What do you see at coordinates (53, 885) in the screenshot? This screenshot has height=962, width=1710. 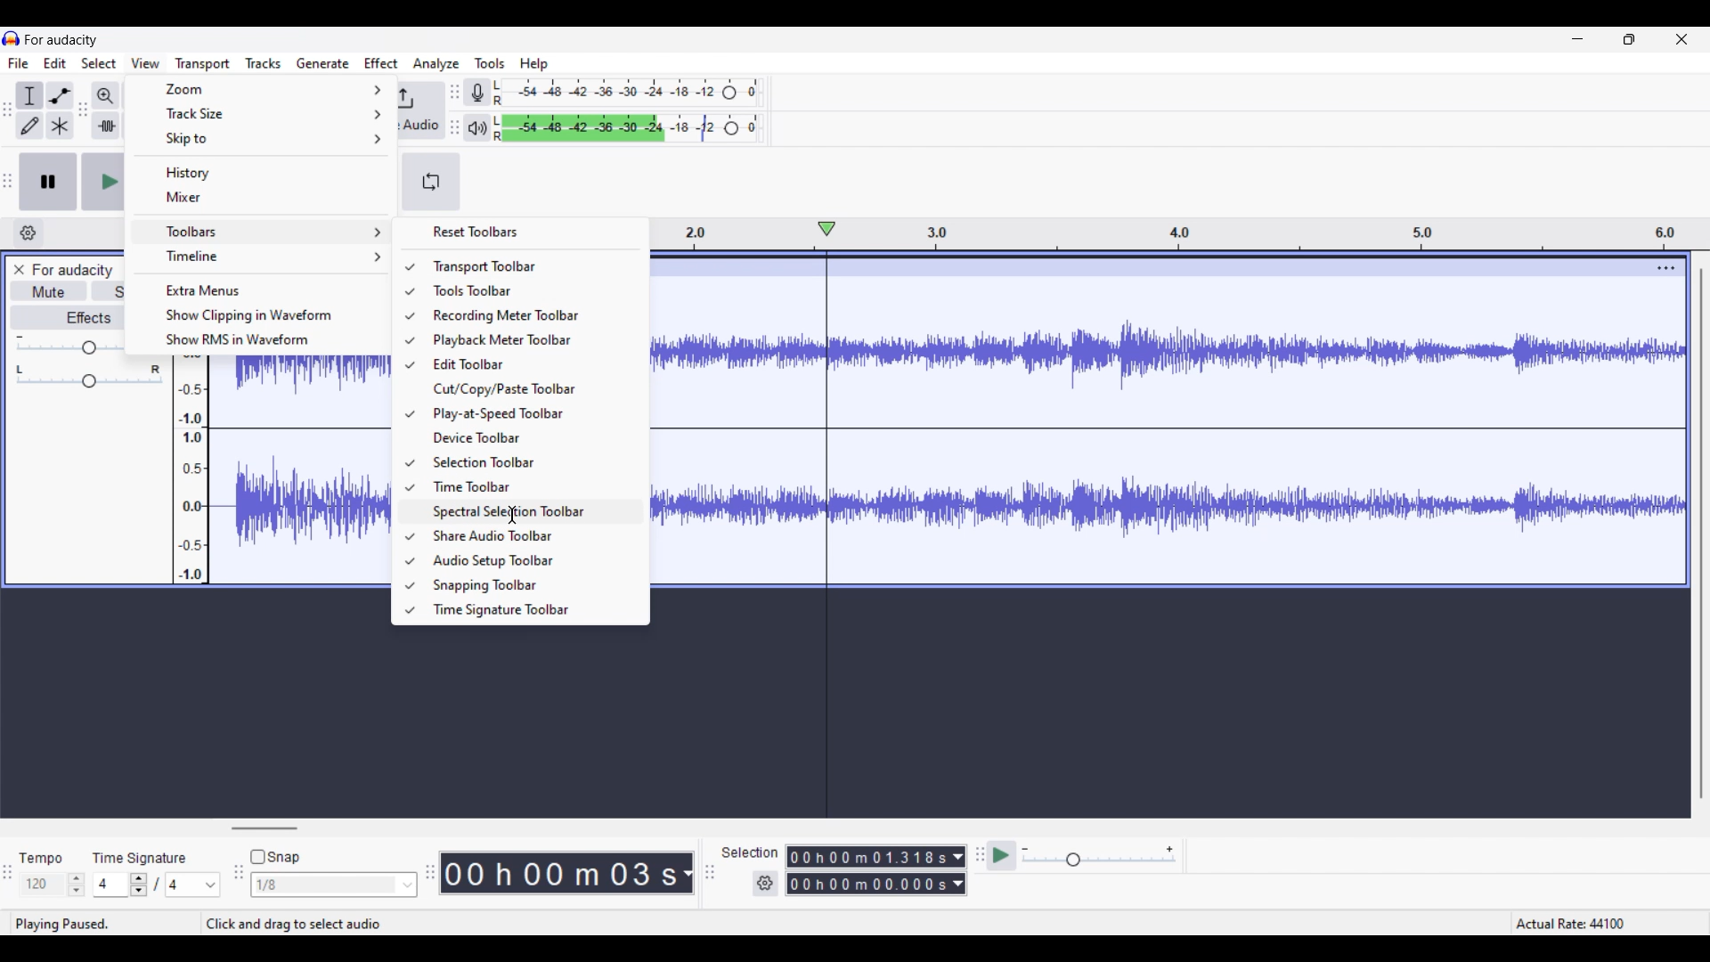 I see `Tempo settings` at bounding box center [53, 885].